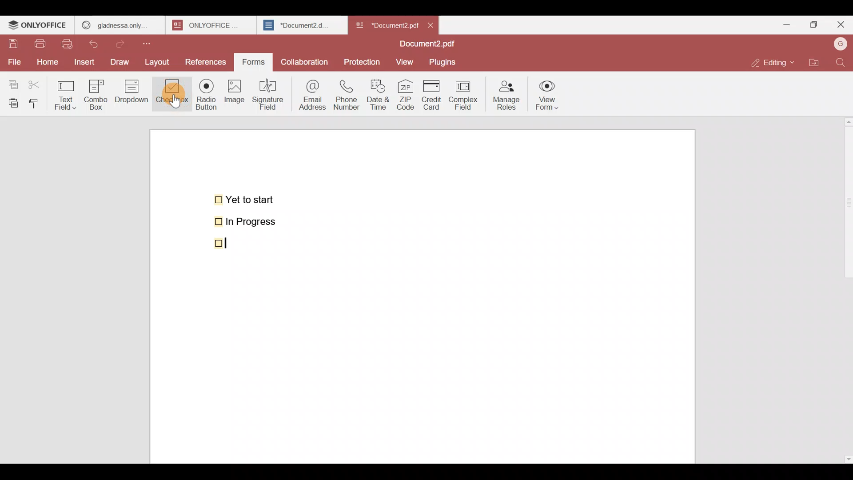 The height and width of the screenshot is (480, 853). Describe the element at coordinates (172, 95) in the screenshot. I see `Cursor` at that location.